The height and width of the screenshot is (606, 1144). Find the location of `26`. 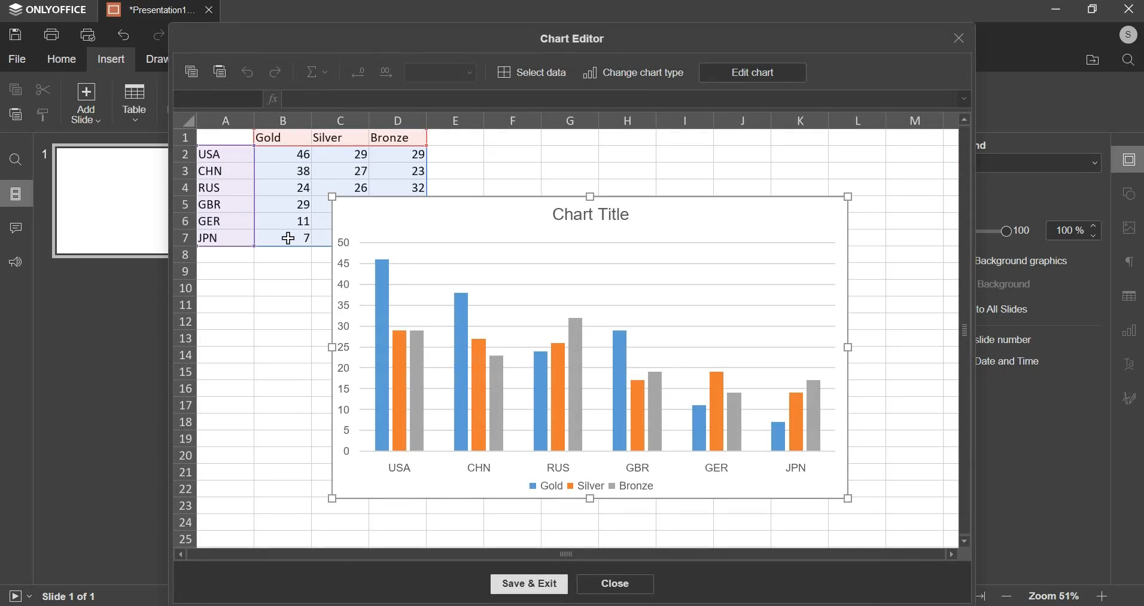

26 is located at coordinates (344, 187).